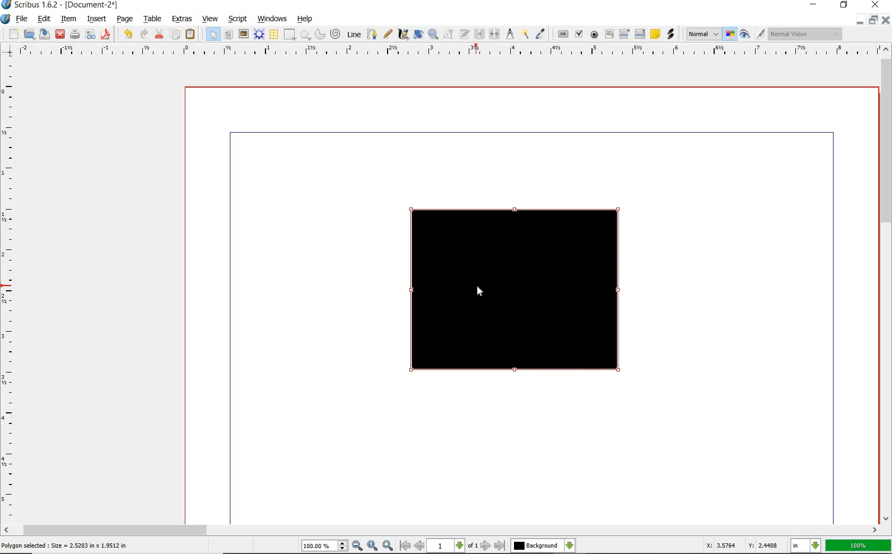  I want to click on table, so click(153, 20).